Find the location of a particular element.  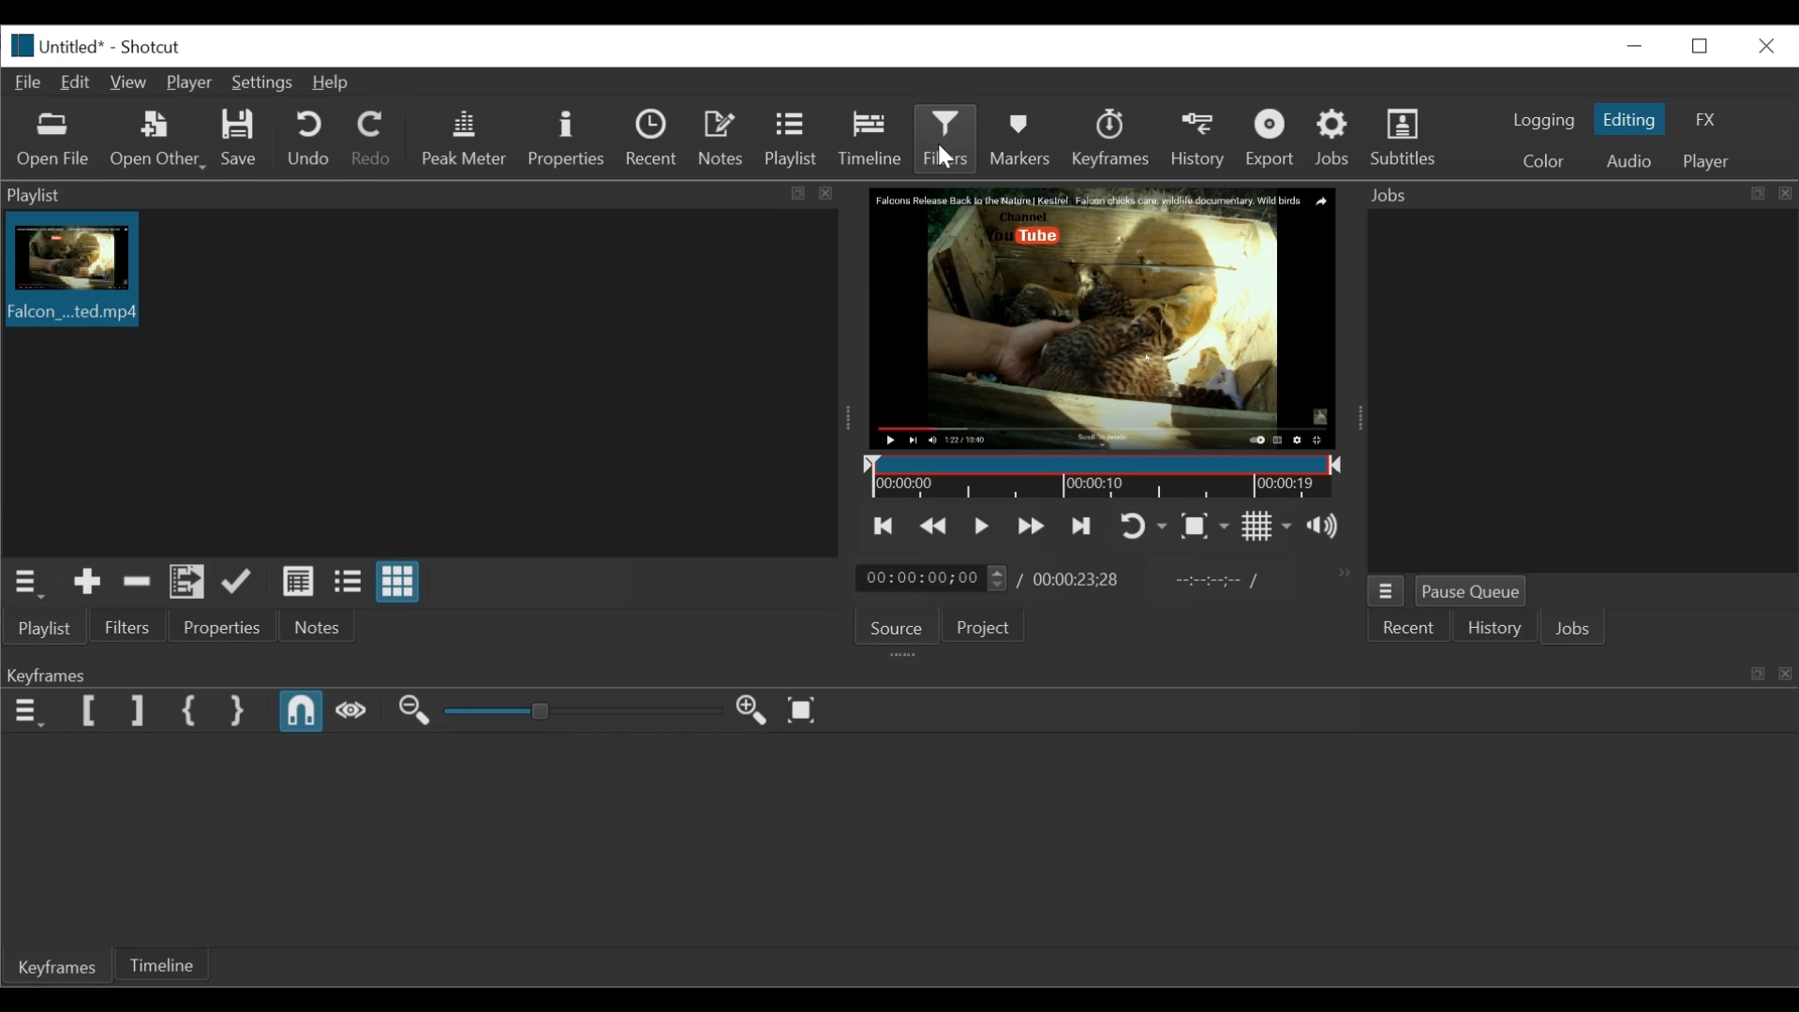

Shotcut is located at coordinates (154, 47).